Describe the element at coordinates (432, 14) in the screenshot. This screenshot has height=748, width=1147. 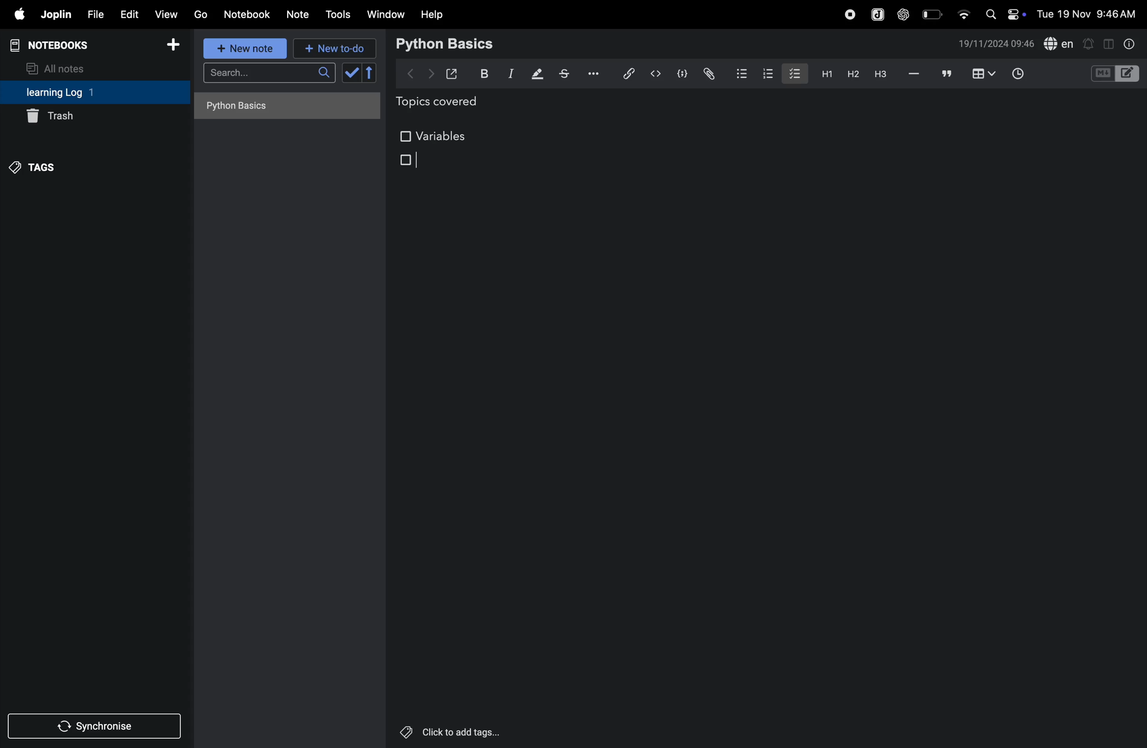
I see `help` at that location.